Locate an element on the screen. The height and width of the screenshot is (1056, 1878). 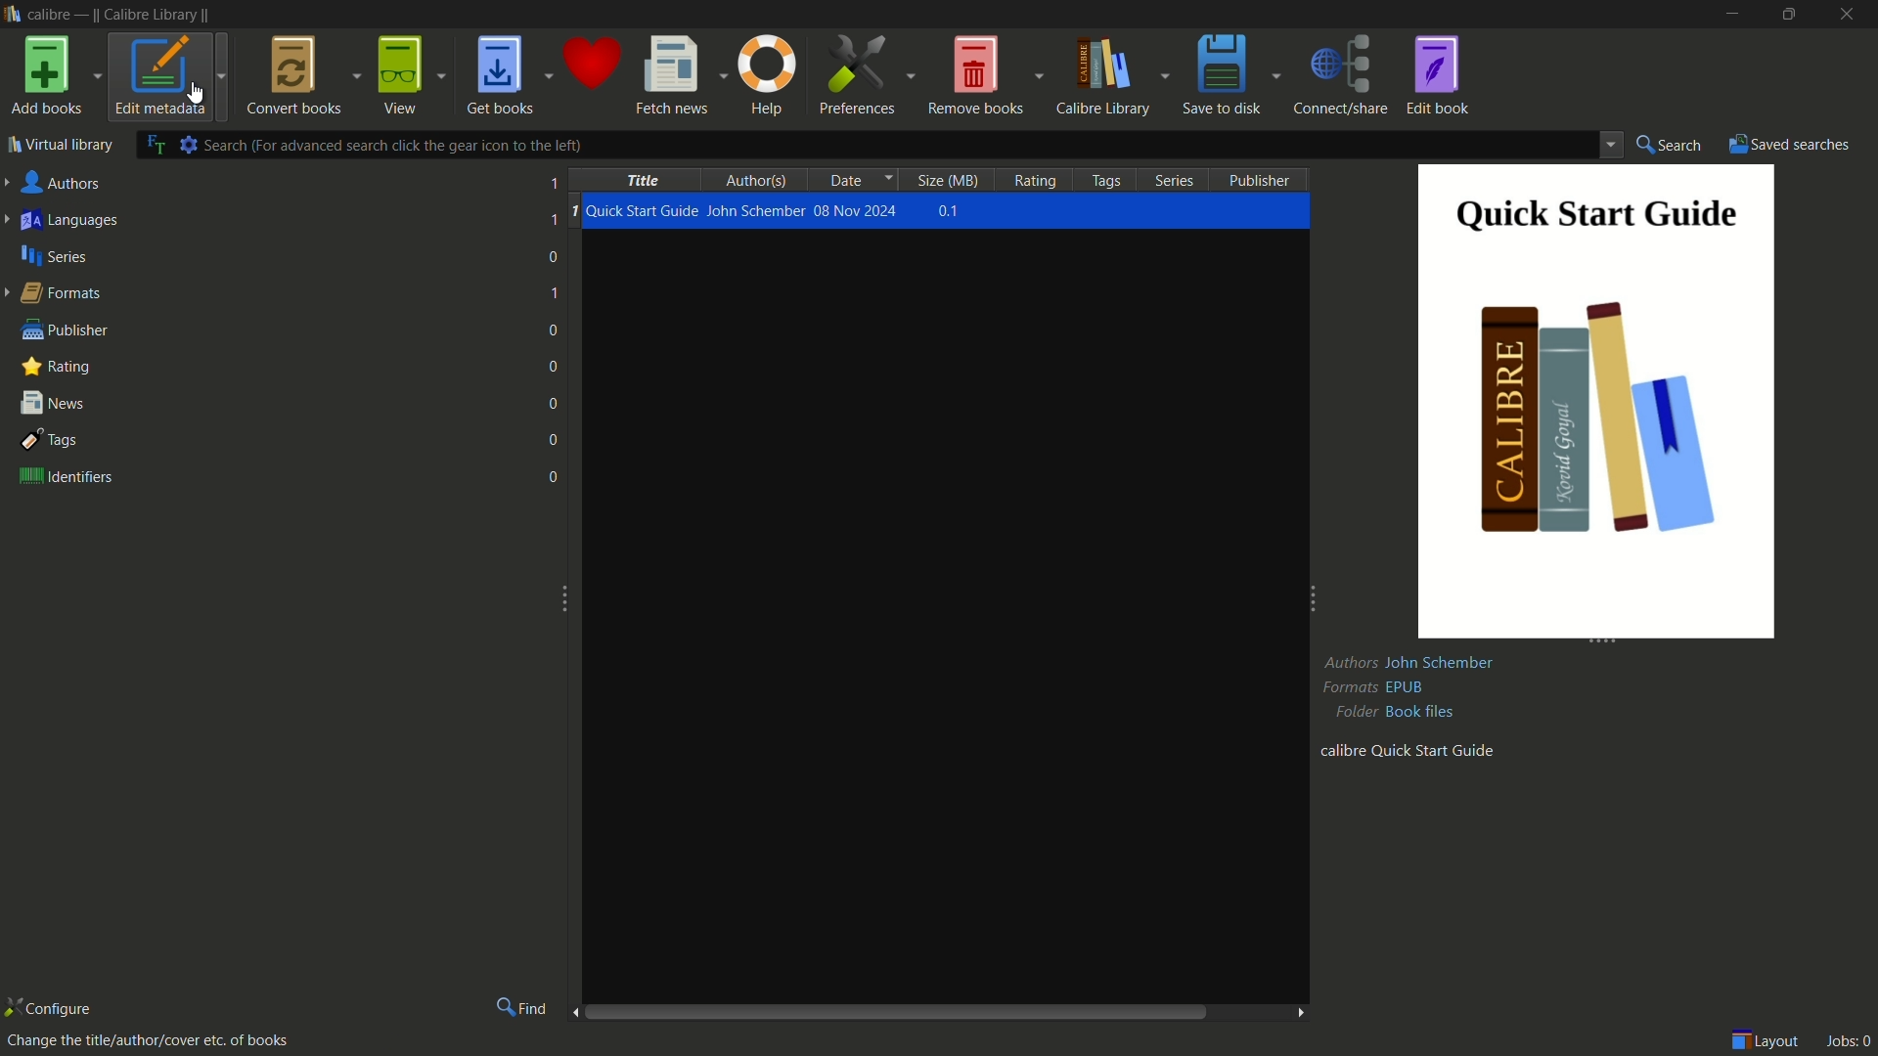
expand is located at coordinates (1320, 595).